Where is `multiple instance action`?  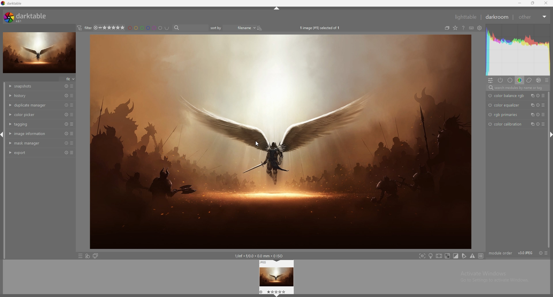
multiple instance action is located at coordinates (532, 105).